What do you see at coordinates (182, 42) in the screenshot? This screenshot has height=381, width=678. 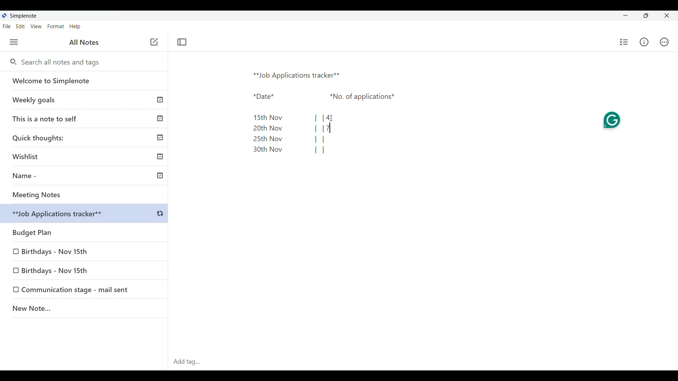 I see `Toggle focus mode` at bounding box center [182, 42].